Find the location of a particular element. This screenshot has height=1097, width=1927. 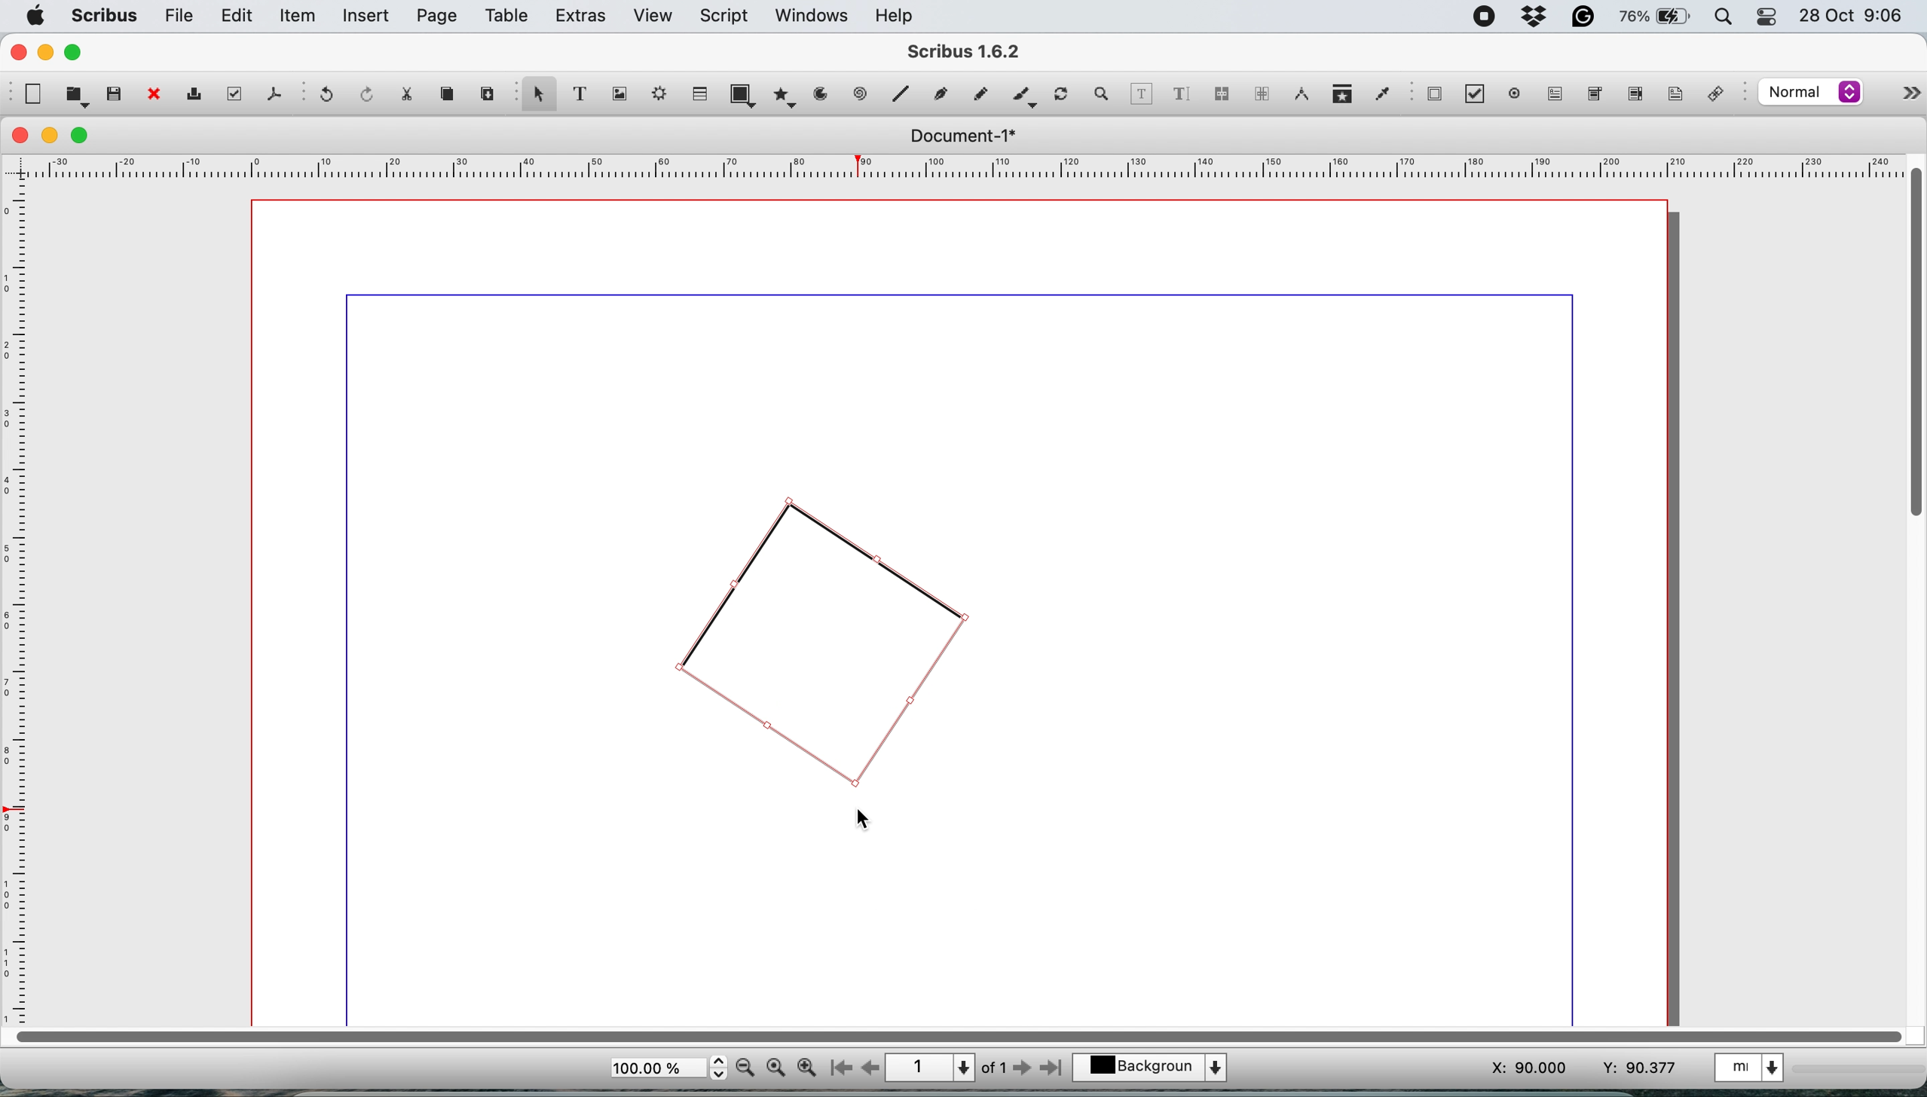

link annotation is located at coordinates (1722, 93).